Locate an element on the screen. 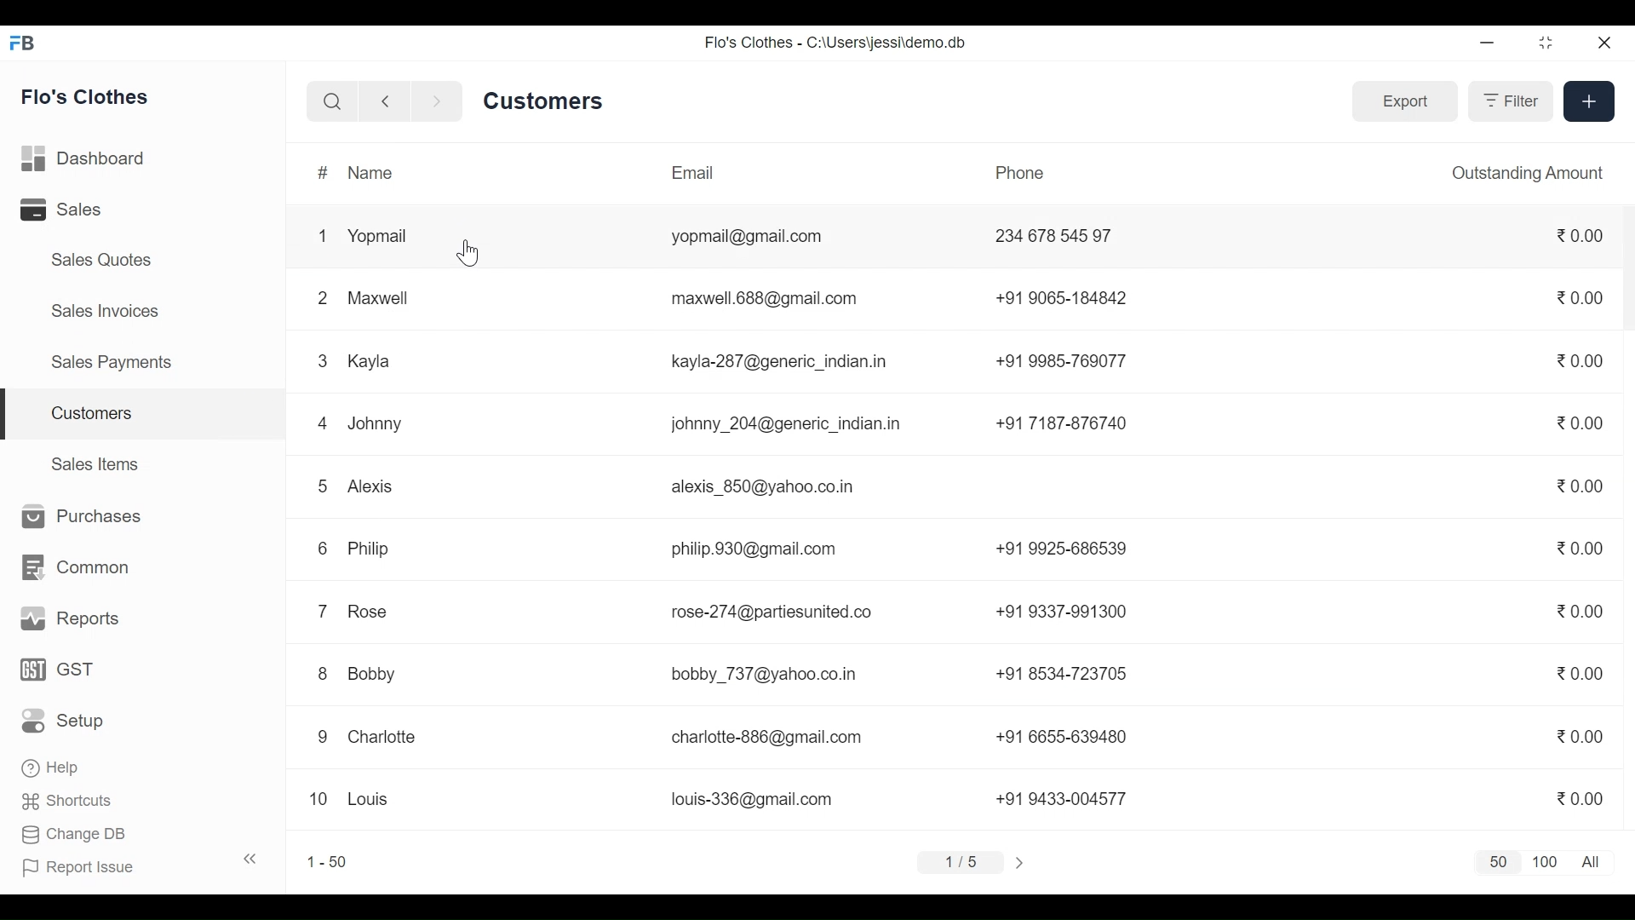 This screenshot has width=1635, height=920. Name is located at coordinates (370, 173).